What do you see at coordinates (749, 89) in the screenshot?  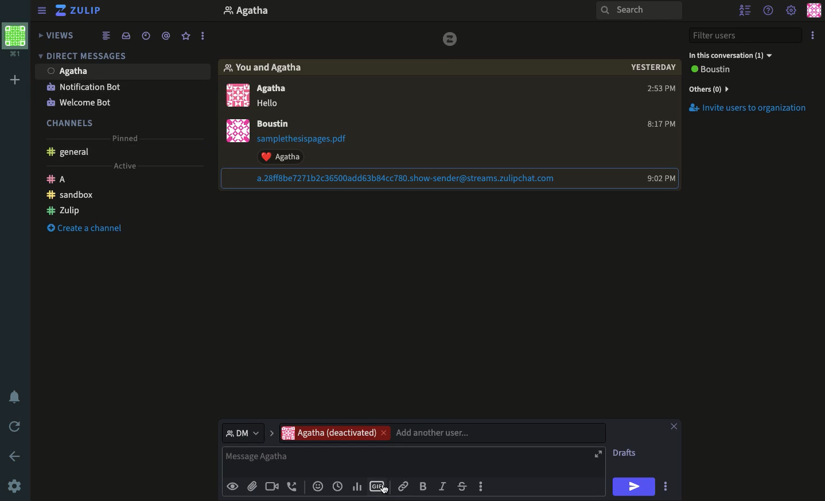 I see `Invite users to organization` at bounding box center [749, 89].